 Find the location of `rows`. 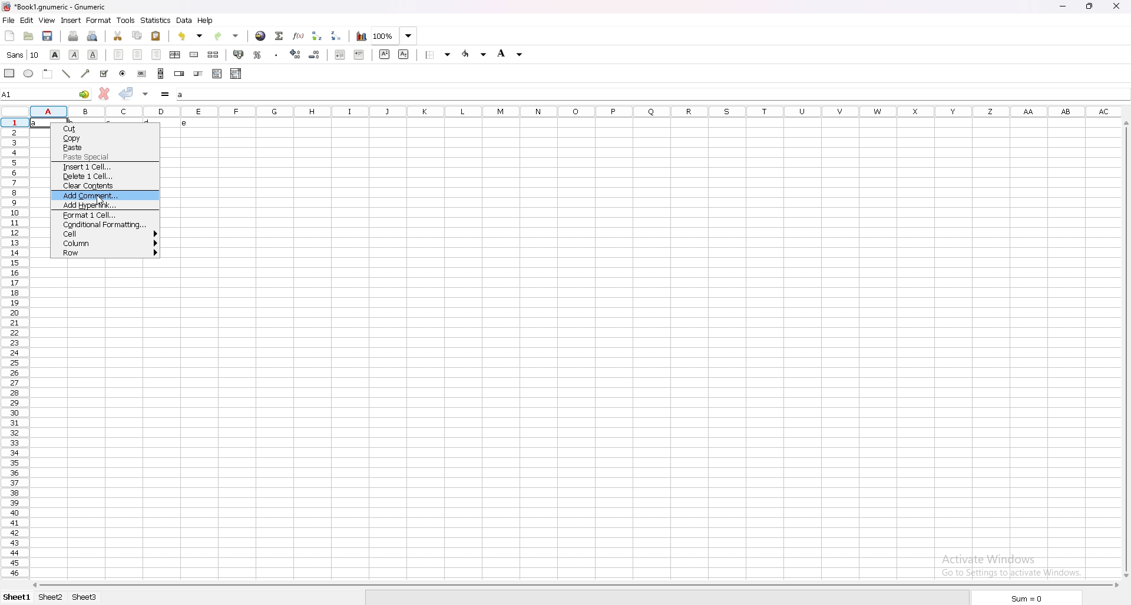

rows is located at coordinates (15, 348).